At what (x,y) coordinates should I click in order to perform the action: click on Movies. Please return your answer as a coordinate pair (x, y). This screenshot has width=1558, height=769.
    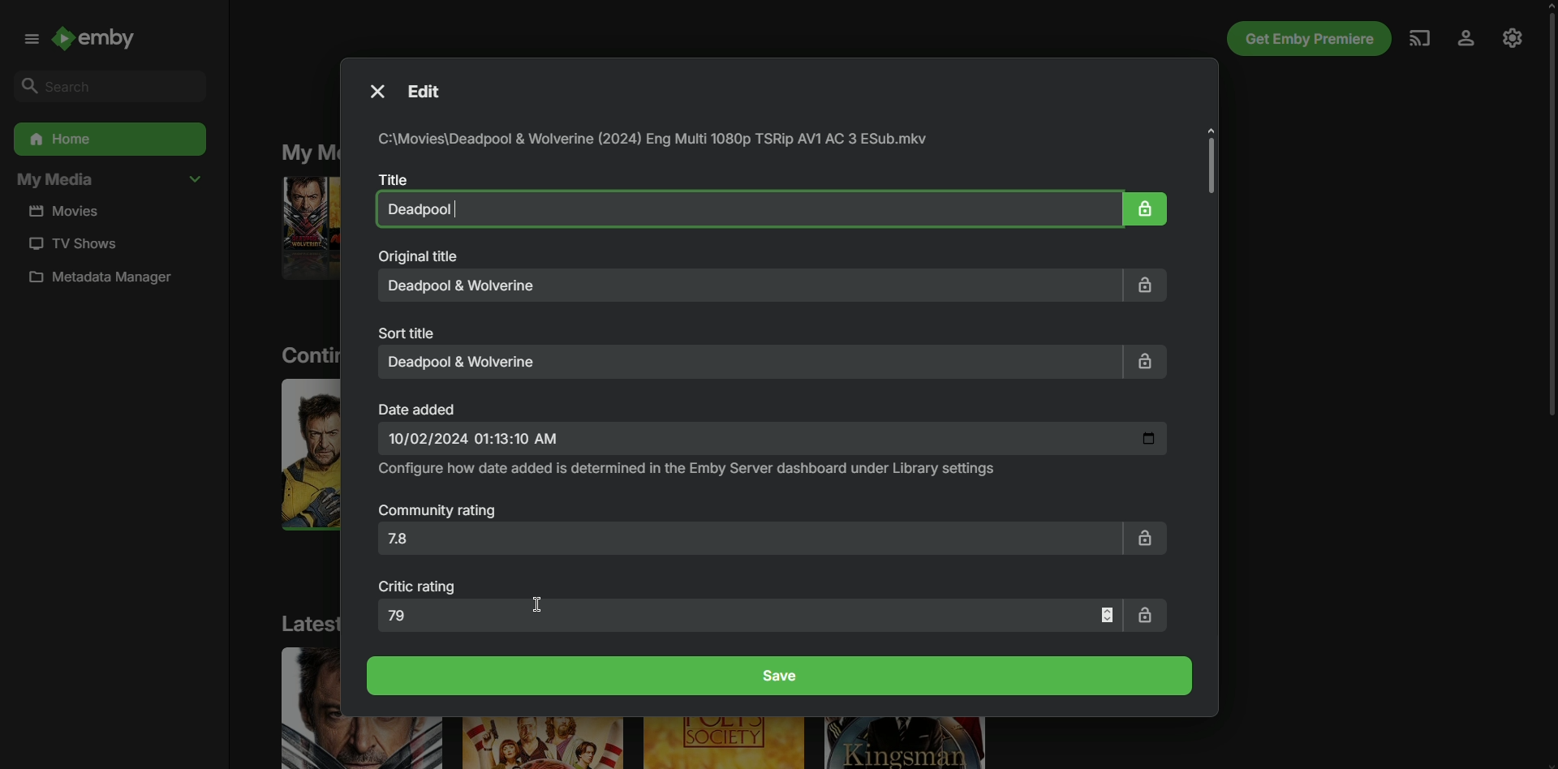
    Looking at the image, I should click on (71, 212).